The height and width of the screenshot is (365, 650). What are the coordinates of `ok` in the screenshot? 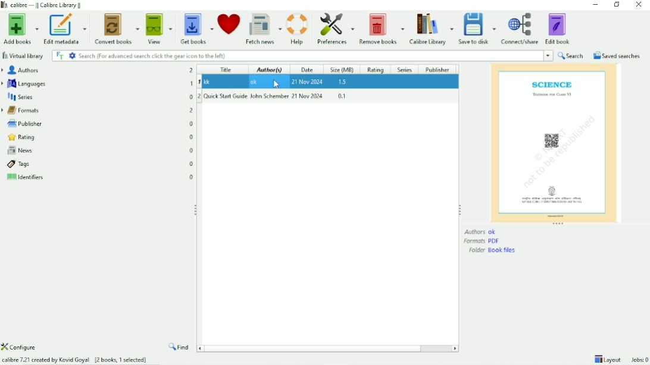 It's located at (329, 82).